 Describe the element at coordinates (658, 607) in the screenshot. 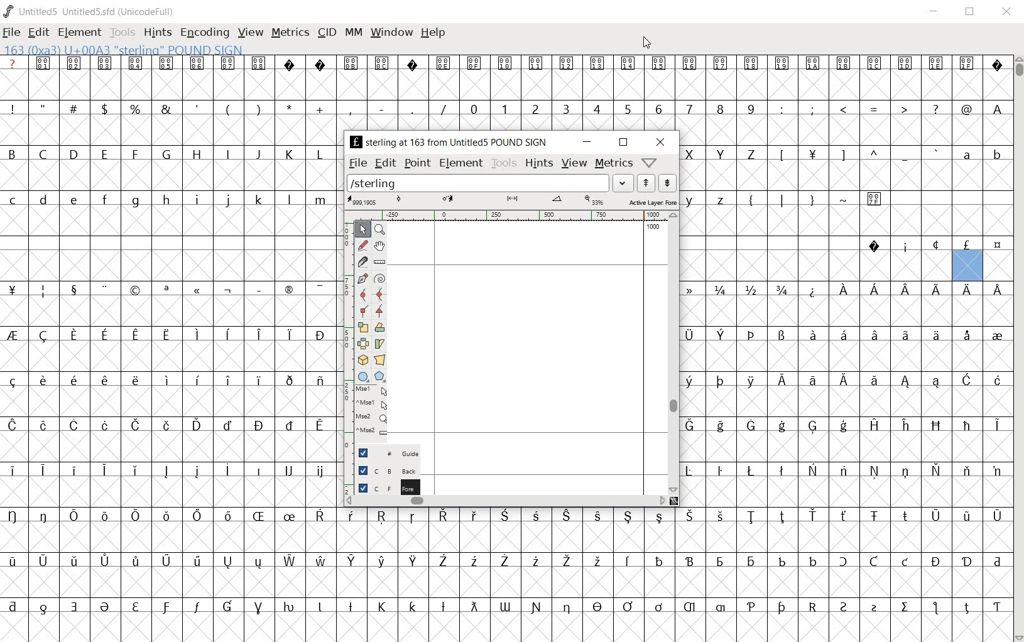

I see `Symbol` at that location.